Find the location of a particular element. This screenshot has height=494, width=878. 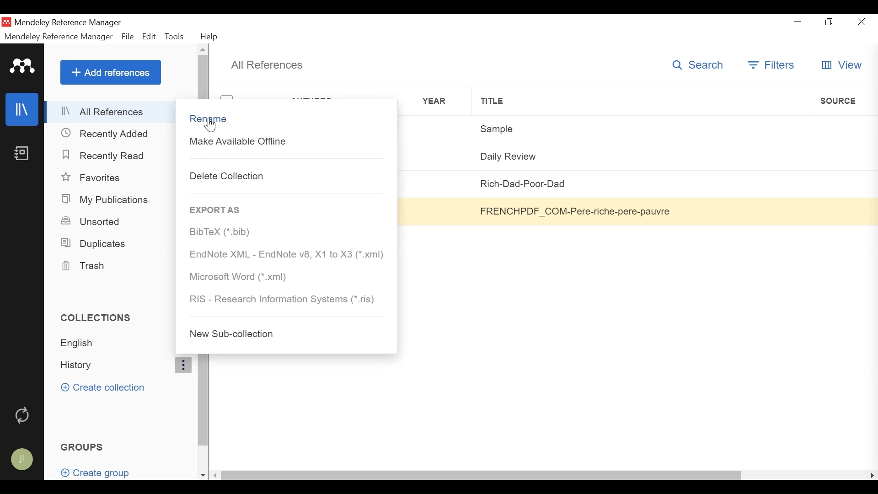

Unsorted is located at coordinates (93, 220).